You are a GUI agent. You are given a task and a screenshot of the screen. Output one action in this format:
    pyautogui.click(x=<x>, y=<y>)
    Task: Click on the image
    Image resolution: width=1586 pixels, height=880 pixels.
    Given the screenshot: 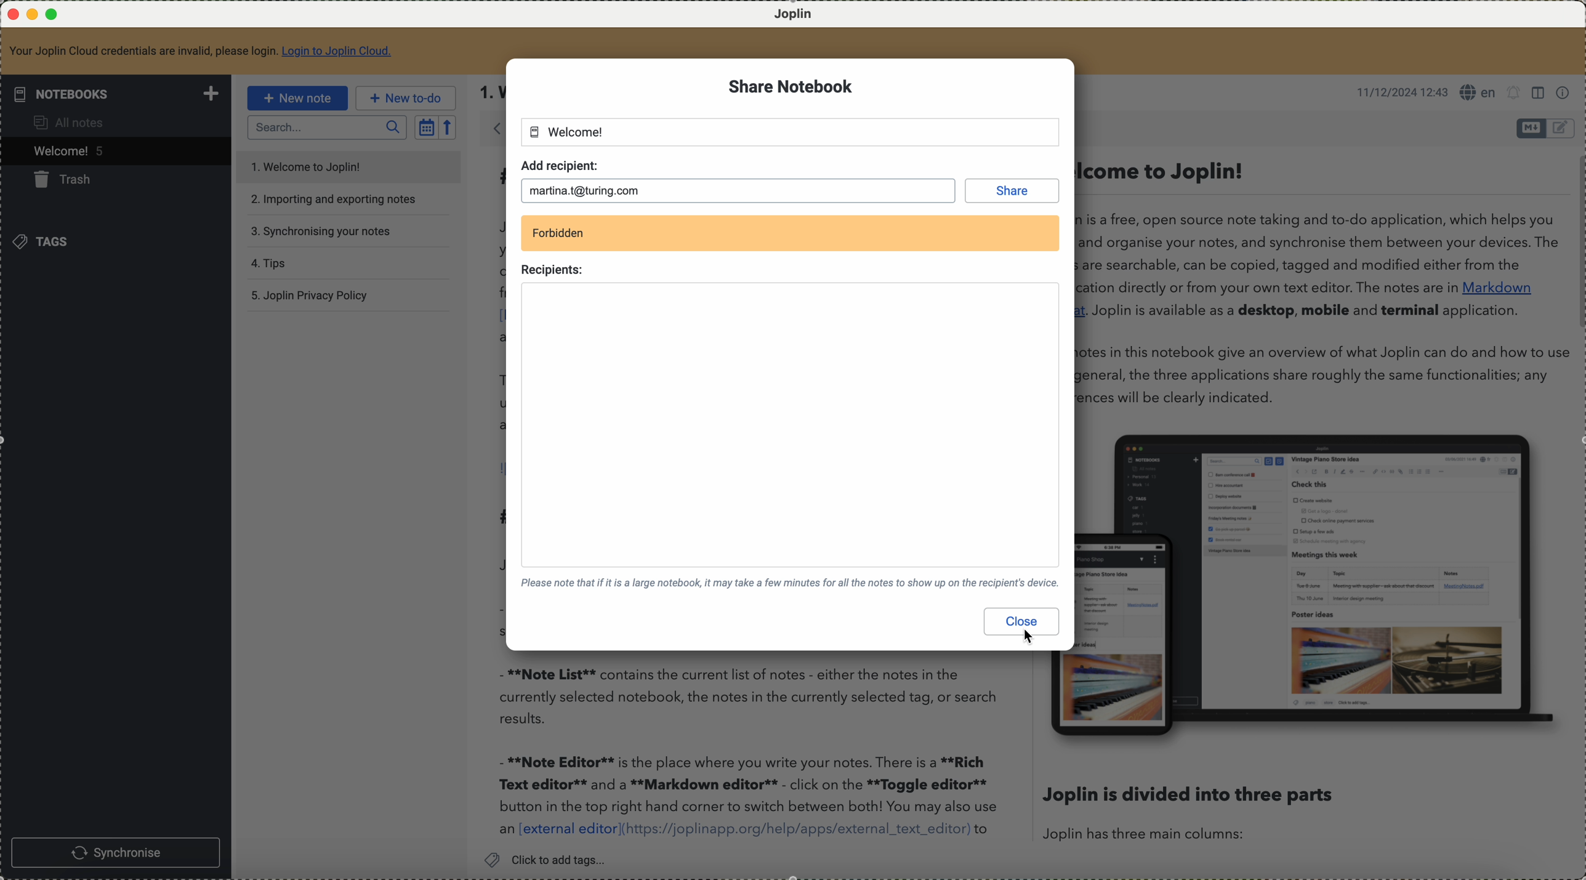 What is the action you would take?
    pyautogui.click(x=1324, y=583)
    